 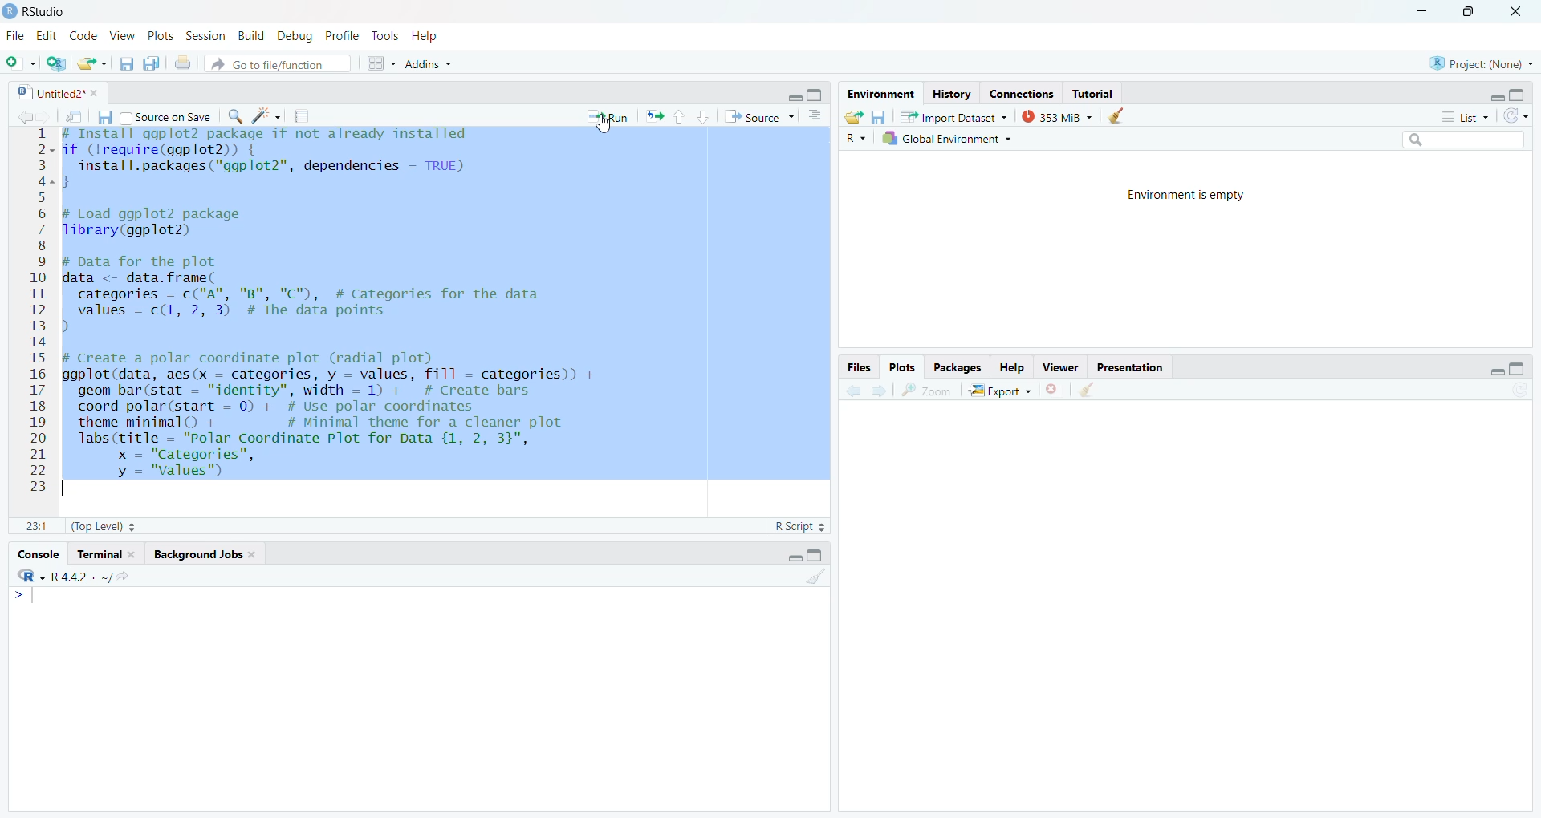 What do you see at coordinates (1012, 368) in the screenshot?
I see `Help` at bounding box center [1012, 368].